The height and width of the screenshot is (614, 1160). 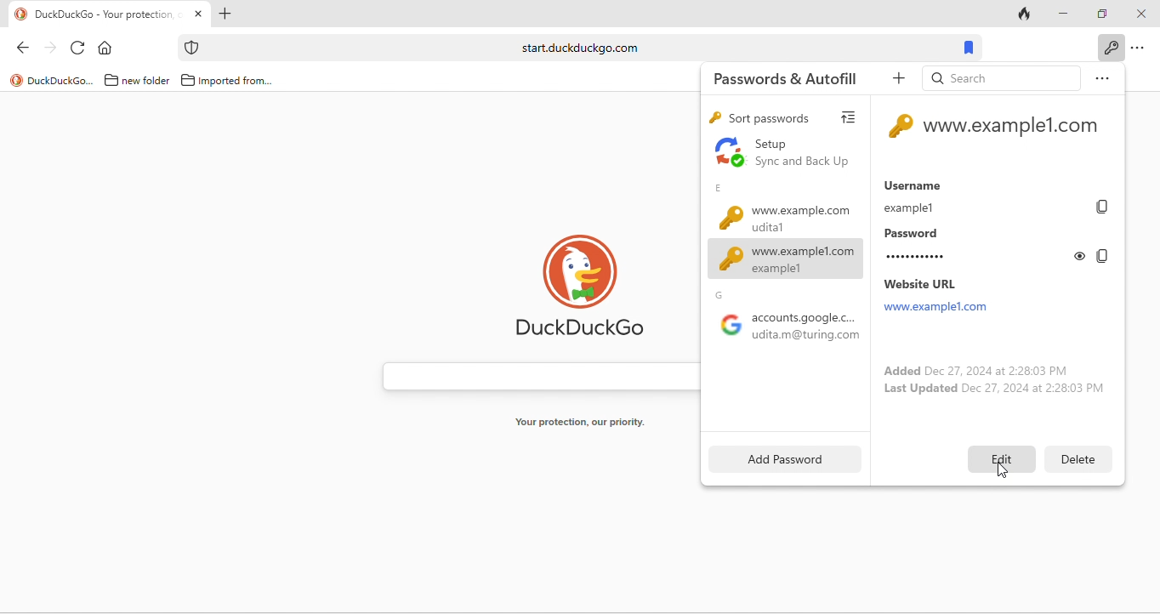 What do you see at coordinates (237, 82) in the screenshot?
I see `imported from` at bounding box center [237, 82].